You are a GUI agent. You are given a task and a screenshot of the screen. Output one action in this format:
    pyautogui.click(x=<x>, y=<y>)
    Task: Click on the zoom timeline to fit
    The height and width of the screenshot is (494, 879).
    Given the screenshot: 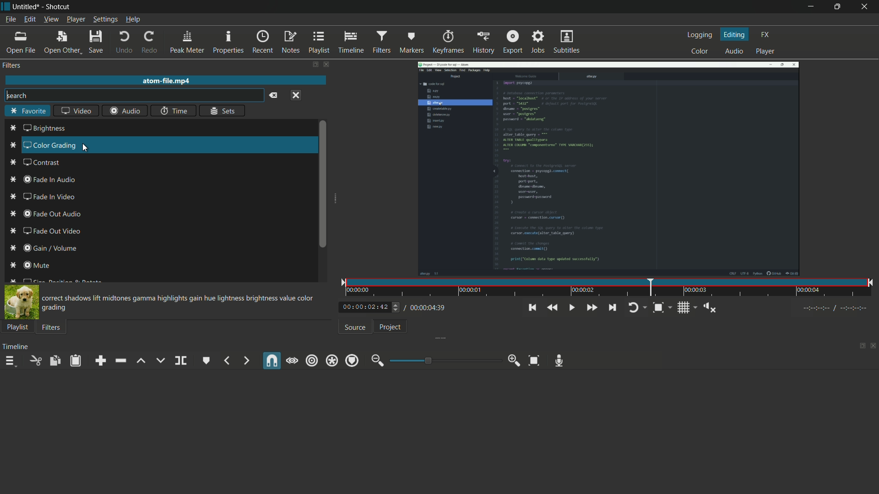 What is the action you would take?
    pyautogui.click(x=661, y=306)
    